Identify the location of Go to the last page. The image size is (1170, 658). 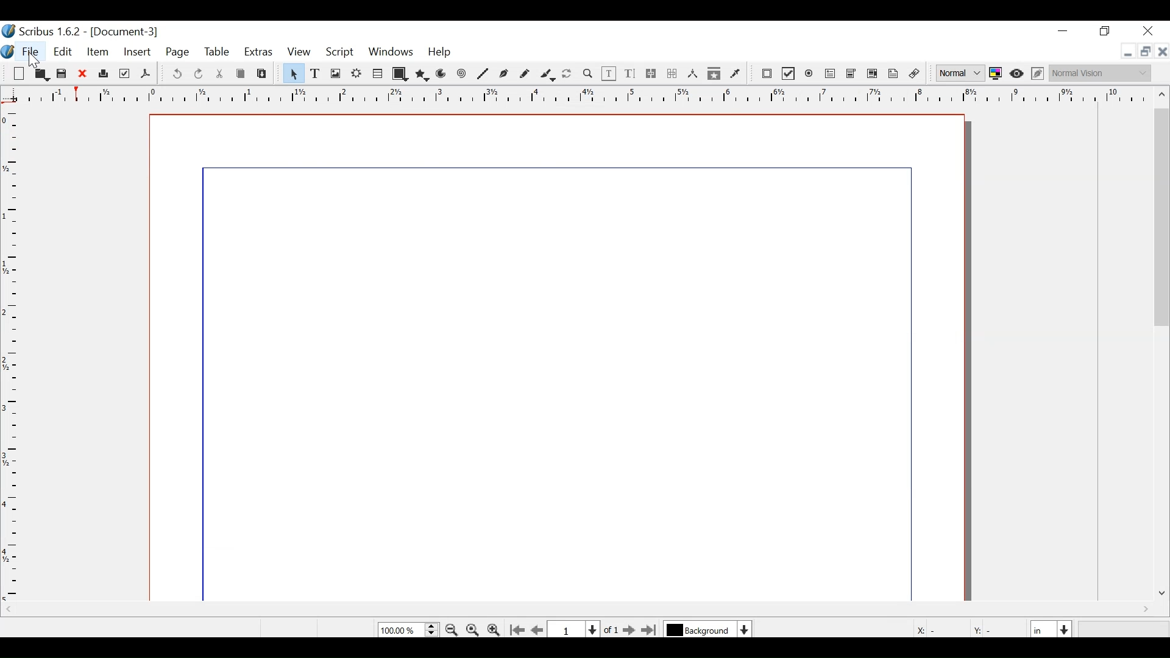
(650, 630).